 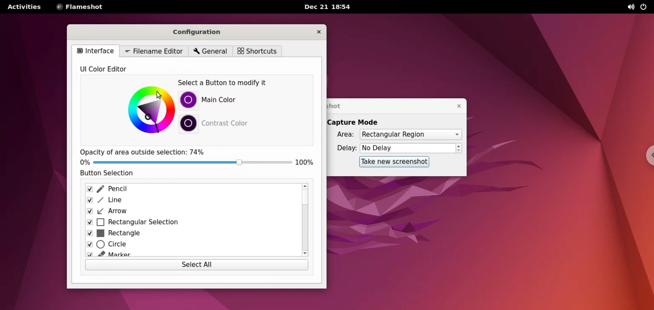 What do you see at coordinates (191, 163) in the screenshot?
I see `opacity slider` at bounding box center [191, 163].